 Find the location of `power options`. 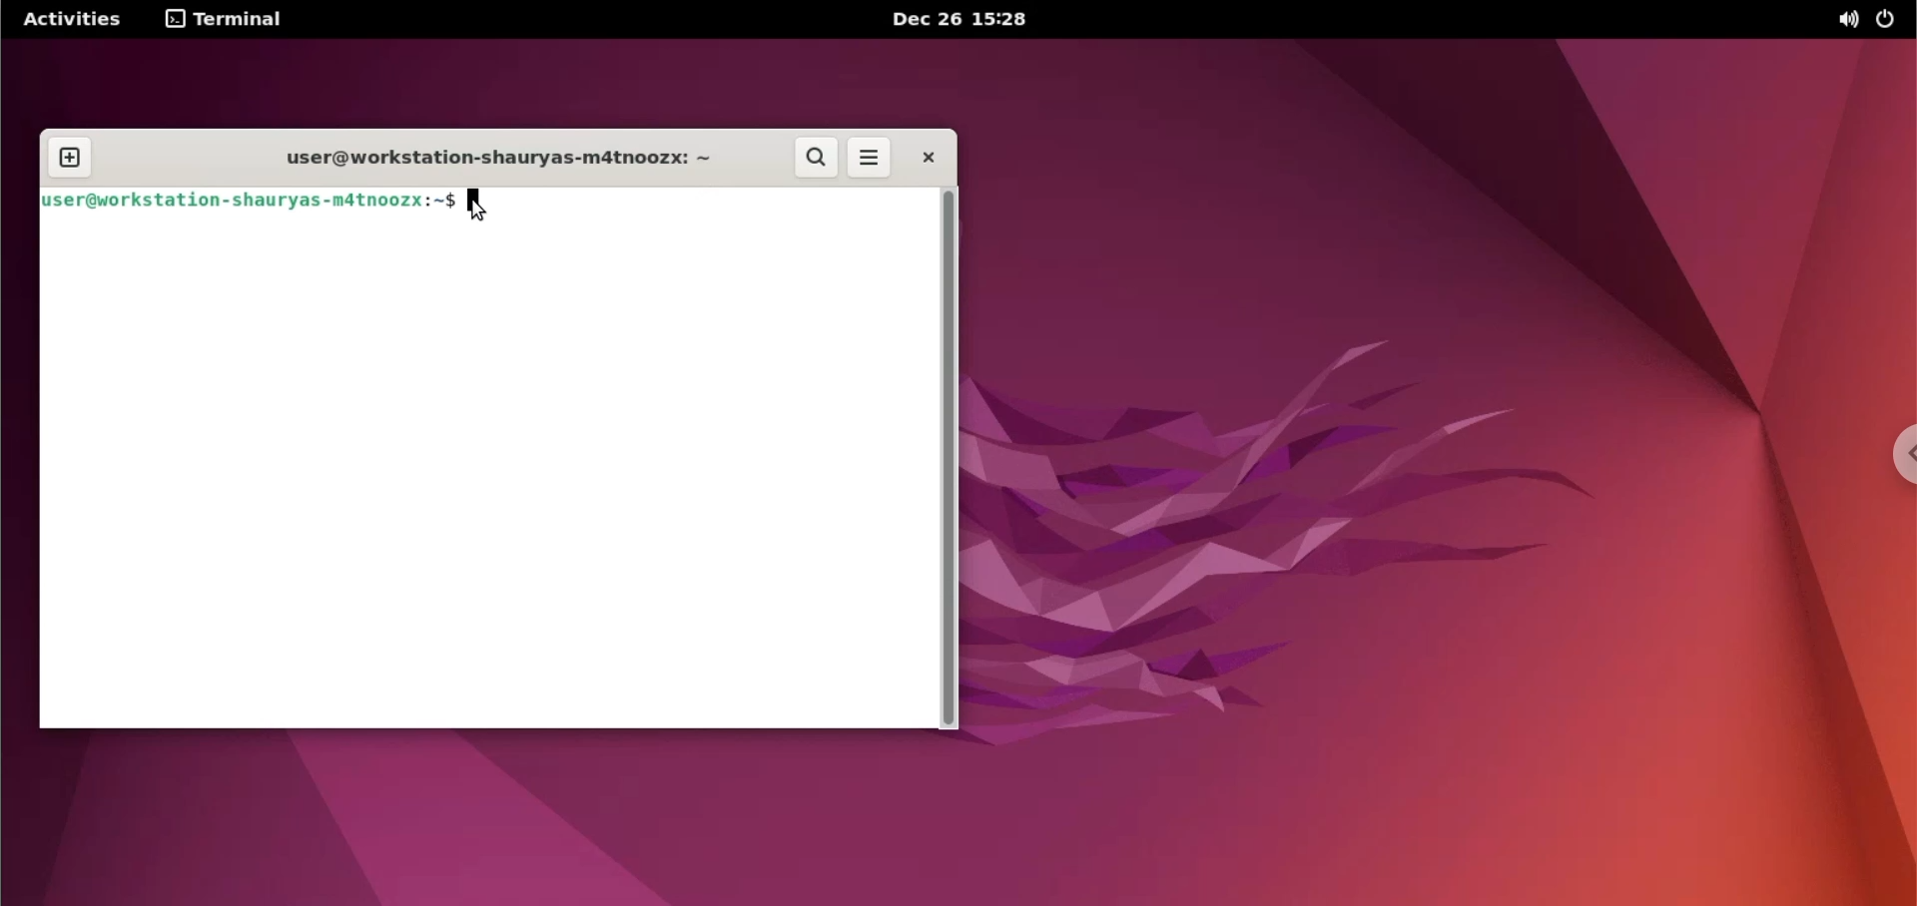

power options is located at coordinates (1884, 19).